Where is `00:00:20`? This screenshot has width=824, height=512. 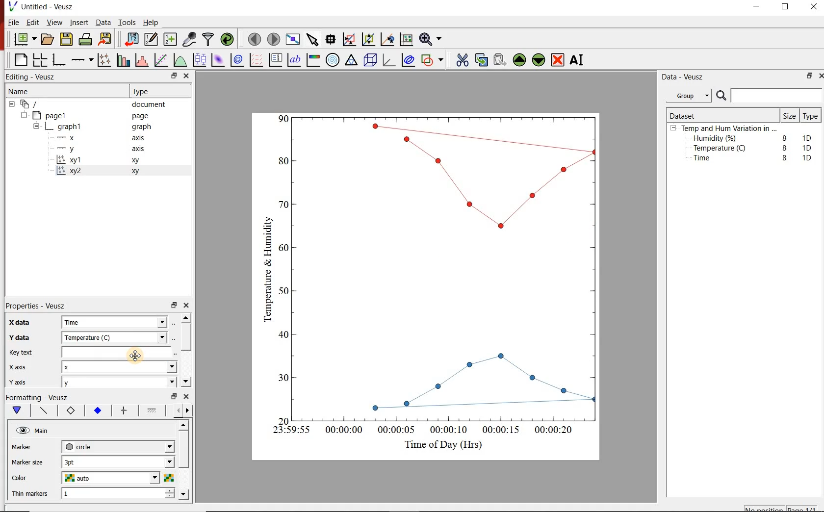
00:00:20 is located at coordinates (558, 431).